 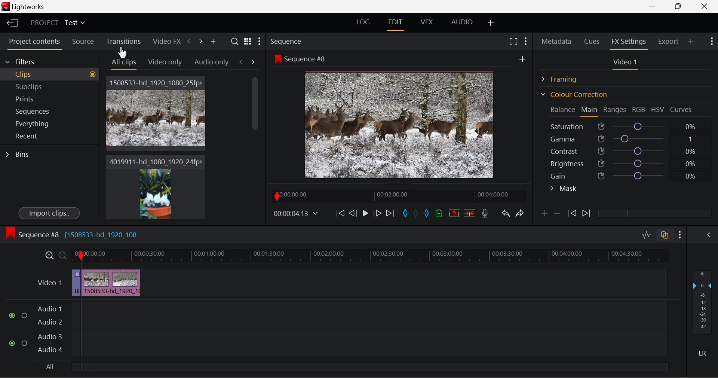 I want to click on Balance Section, so click(x=564, y=109).